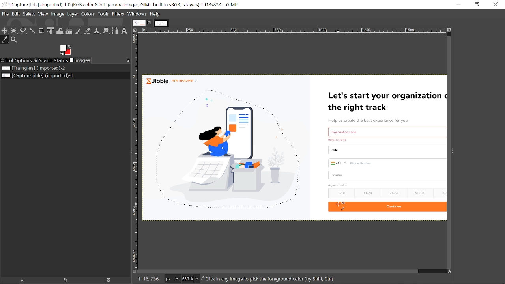 Image resolution: width=505 pixels, height=284 pixels. Describe the element at coordinates (496, 5) in the screenshot. I see `Close` at that location.